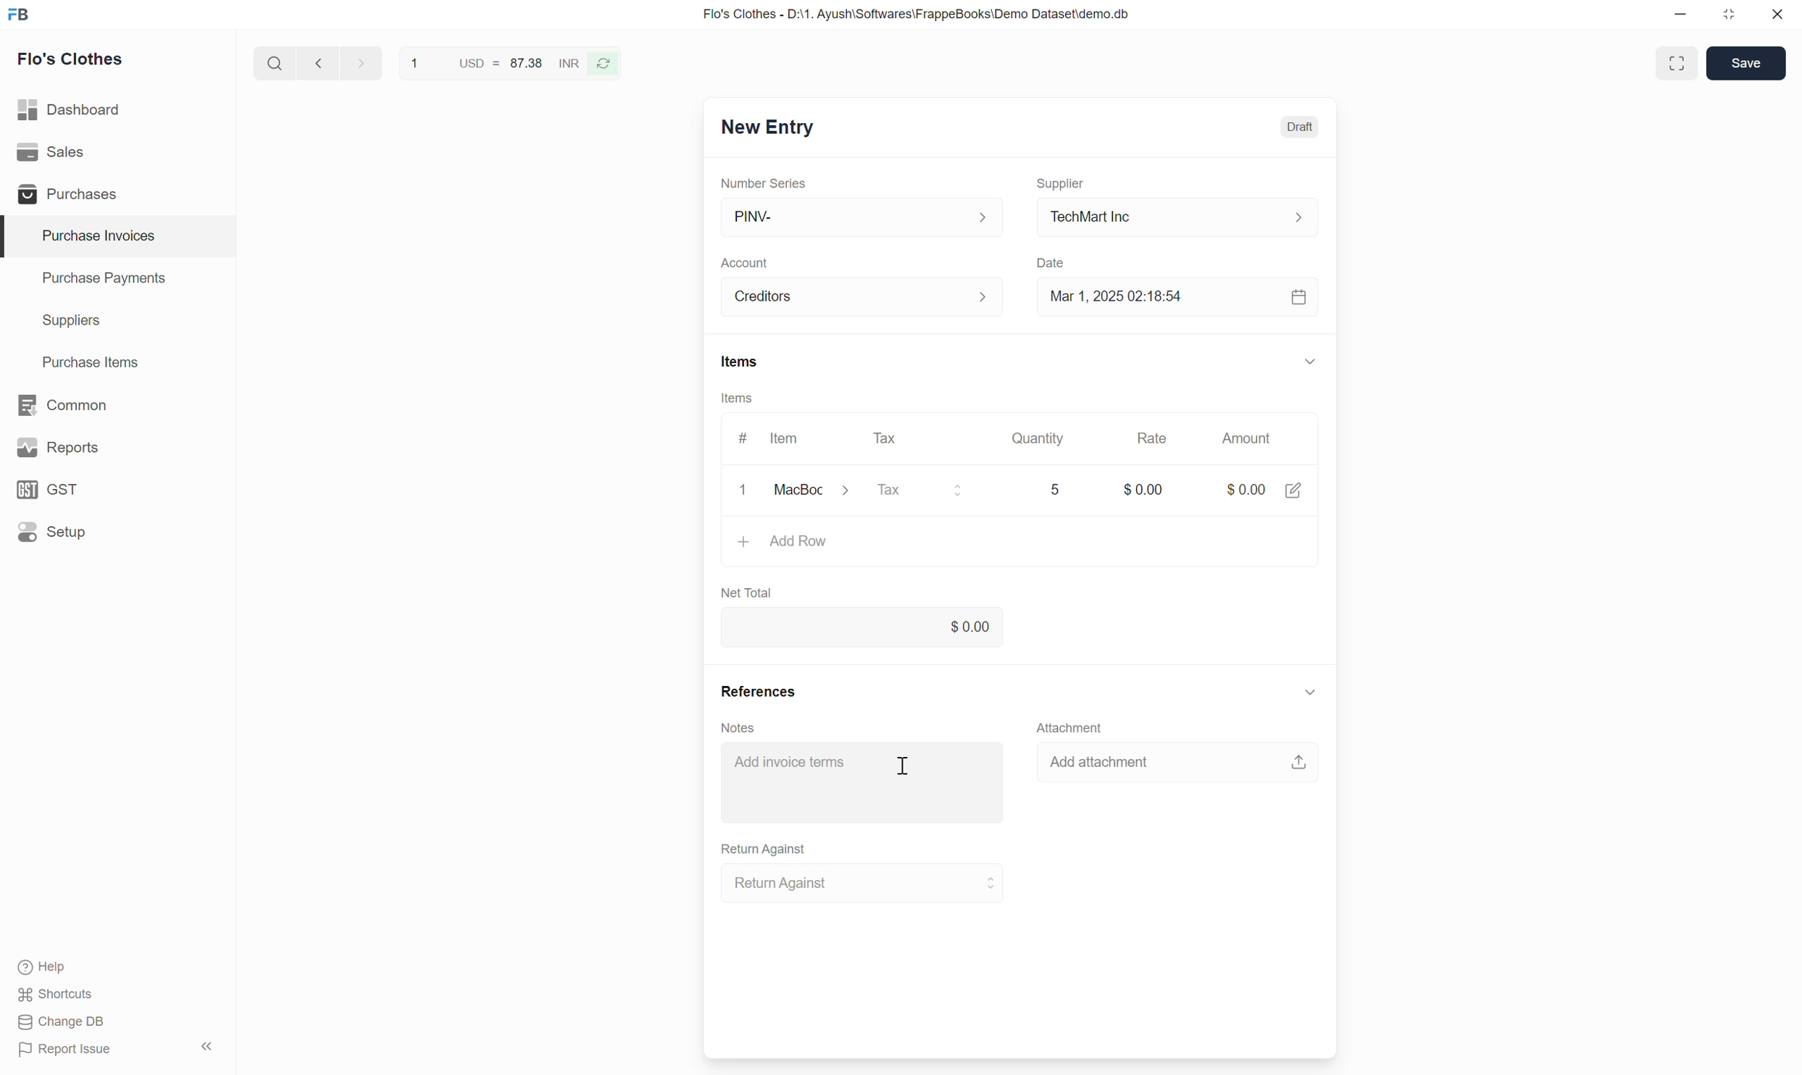 The width and height of the screenshot is (1802, 1075). I want to click on Account, so click(744, 264).